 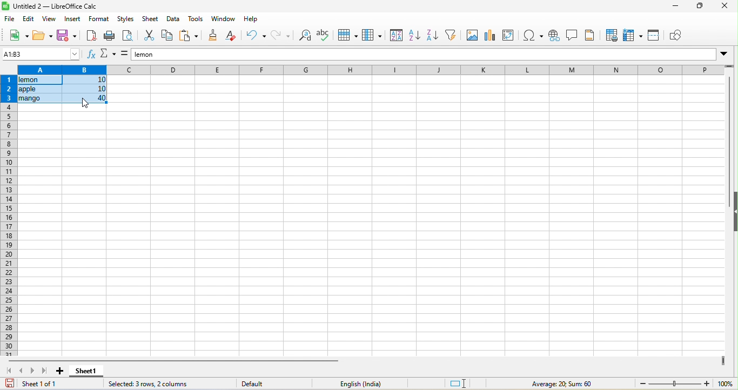 I want to click on lemon, so click(x=423, y=54).